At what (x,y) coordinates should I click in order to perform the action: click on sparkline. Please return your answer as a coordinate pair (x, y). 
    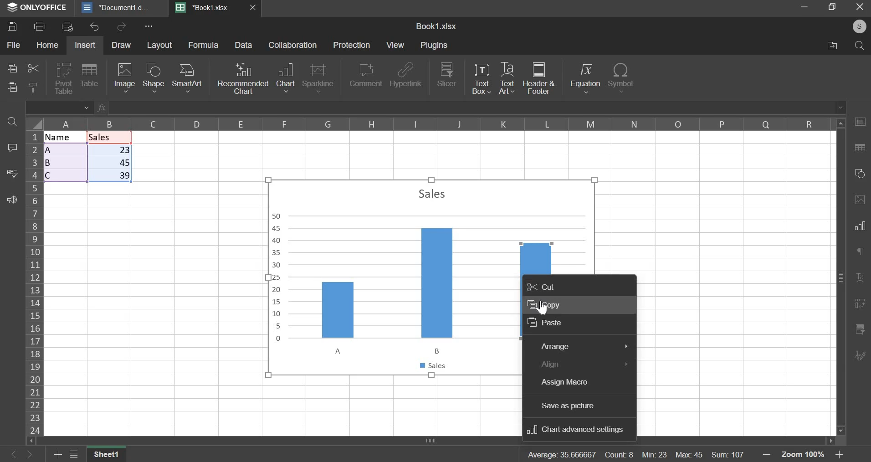
    Looking at the image, I should click on (318, 78).